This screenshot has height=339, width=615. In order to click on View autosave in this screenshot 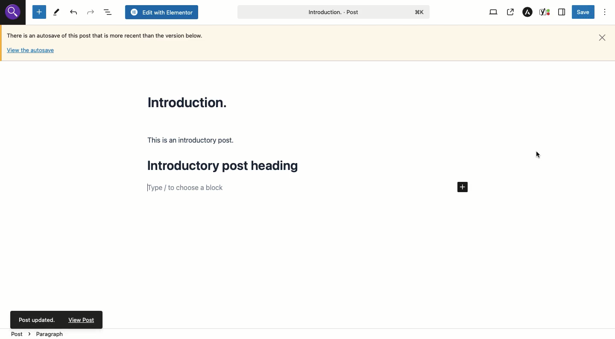, I will do `click(30, 52)`.